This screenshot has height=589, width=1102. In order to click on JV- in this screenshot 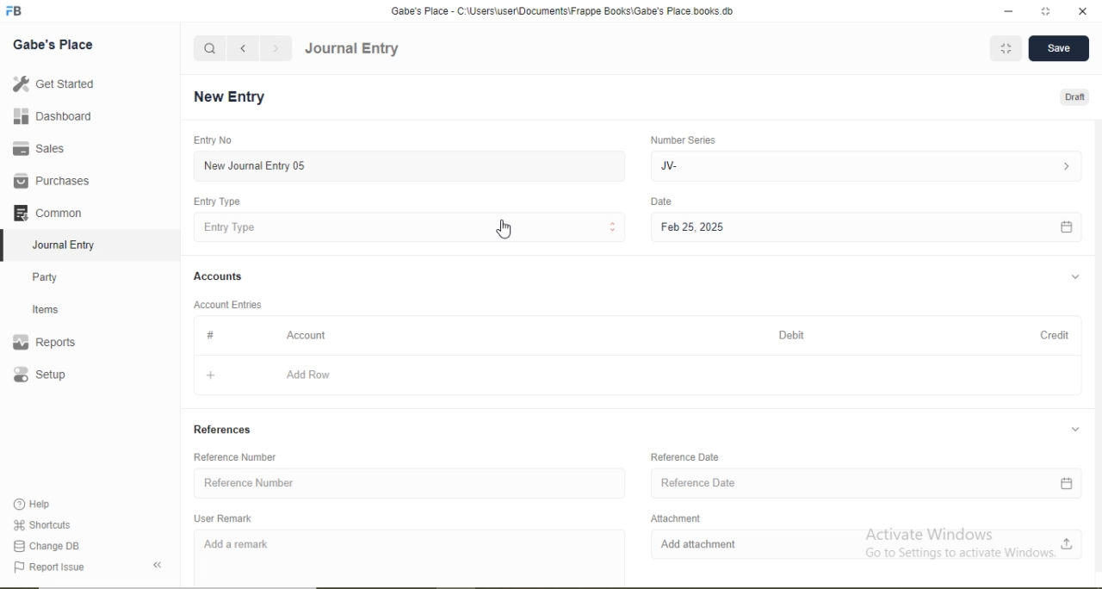, I will do `click(864, 164)`.